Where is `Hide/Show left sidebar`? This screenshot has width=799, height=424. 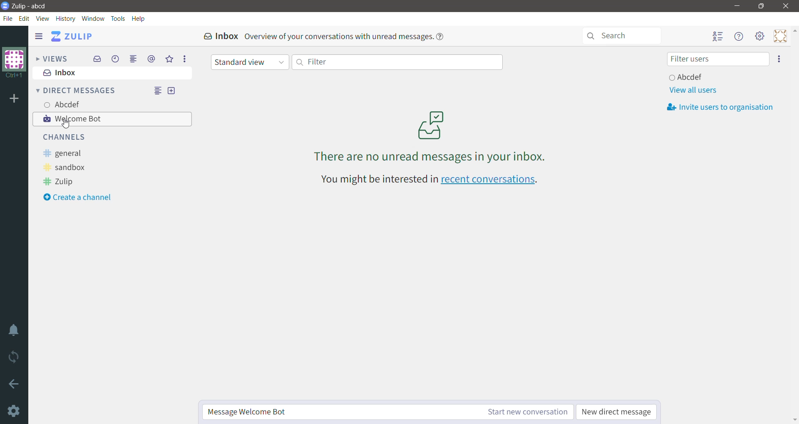
Hide/Show left sidebar is located at coordinates (39, 37).